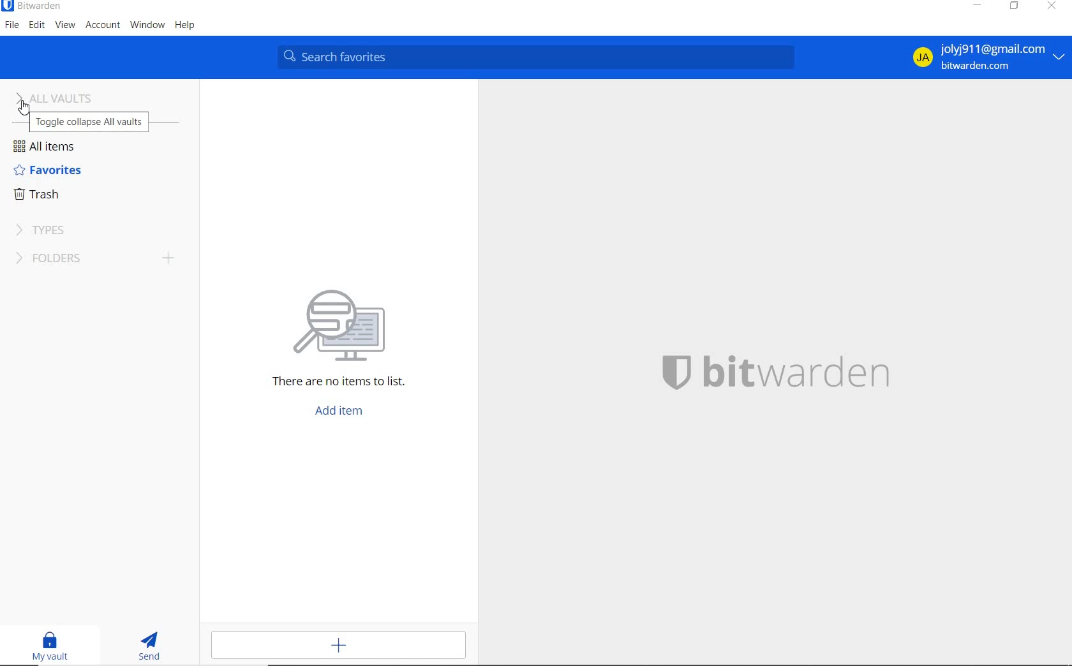 The height and width of the screenshot is (666, 1072). I want to click on There are no items to list, so click(325, 385).